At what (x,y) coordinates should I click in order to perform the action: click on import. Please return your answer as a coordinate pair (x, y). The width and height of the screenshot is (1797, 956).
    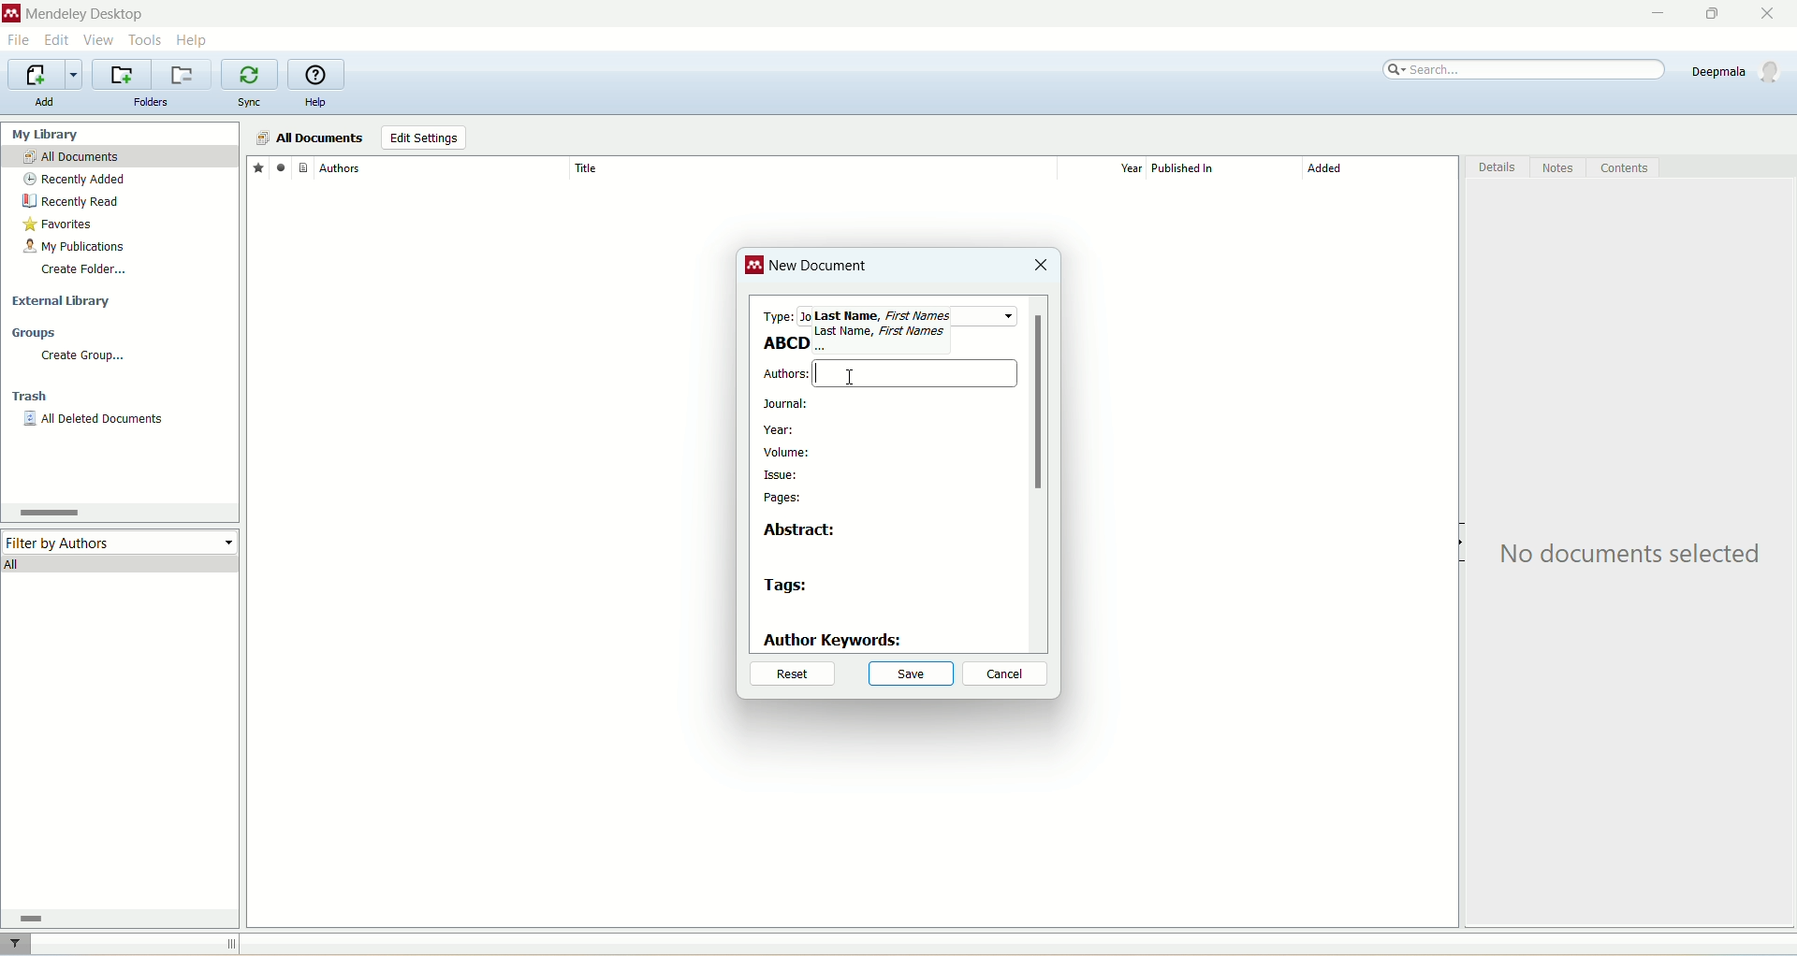
    Looking at the image, I should click on (42, 75).